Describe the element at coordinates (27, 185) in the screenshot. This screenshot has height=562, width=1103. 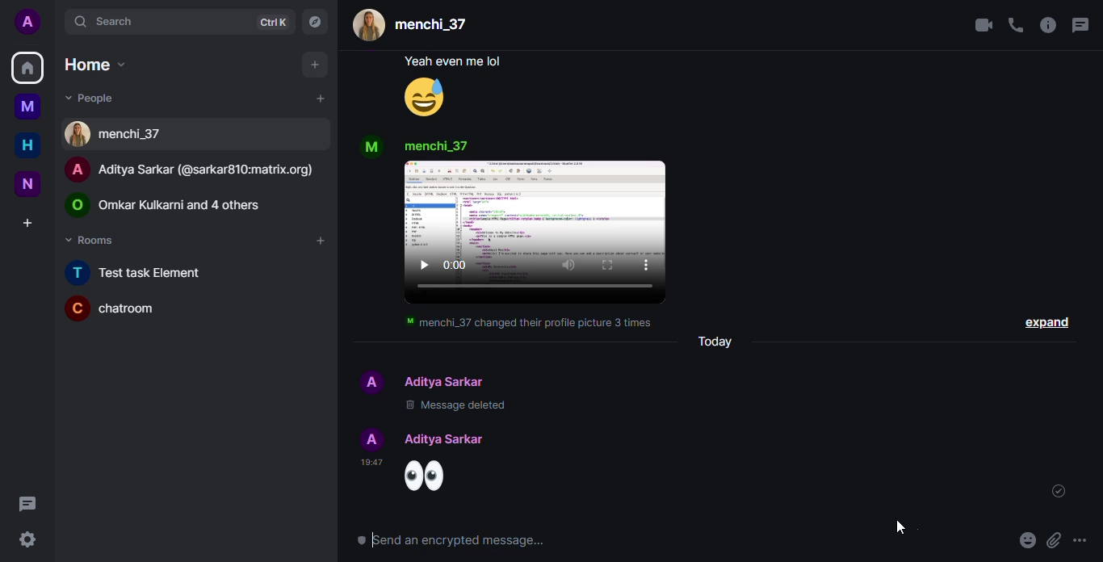
I see `new` at that location.